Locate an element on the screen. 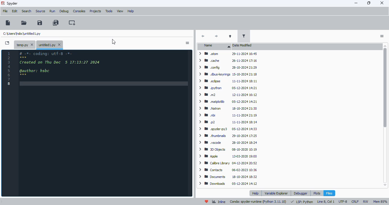  plots is located at coordinates (317, 193).